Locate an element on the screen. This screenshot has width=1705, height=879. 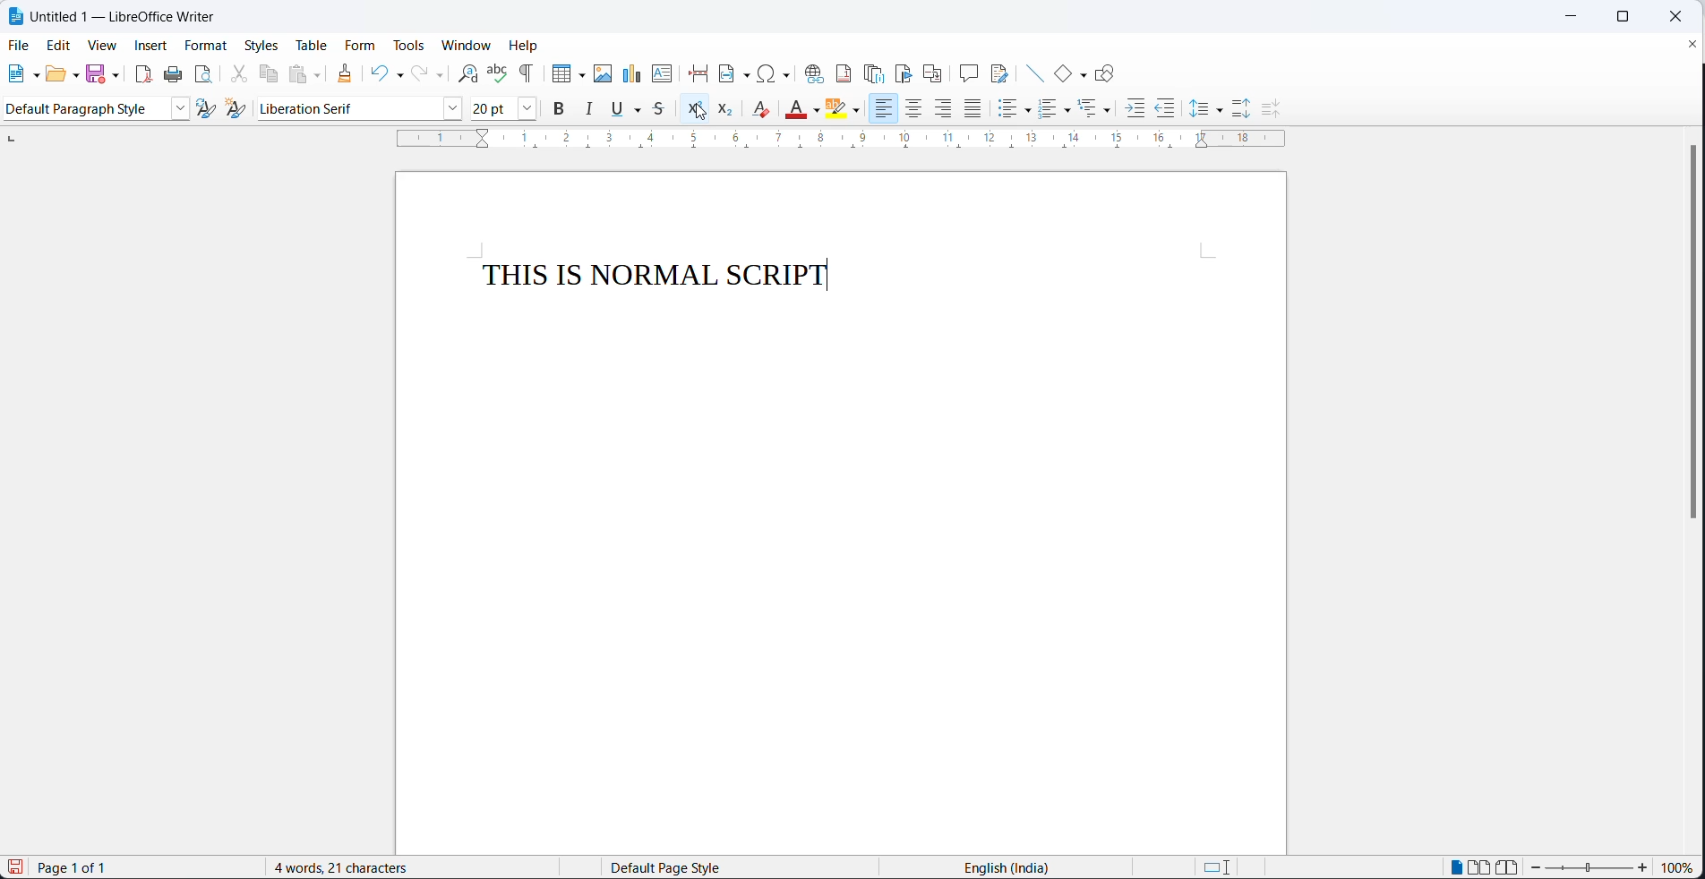
insert comments is located at coordinates (968, 71).